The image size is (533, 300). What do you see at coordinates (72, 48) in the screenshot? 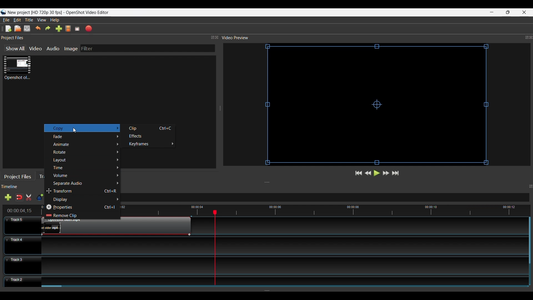
I see `Image` at bounding box center [72, 48].